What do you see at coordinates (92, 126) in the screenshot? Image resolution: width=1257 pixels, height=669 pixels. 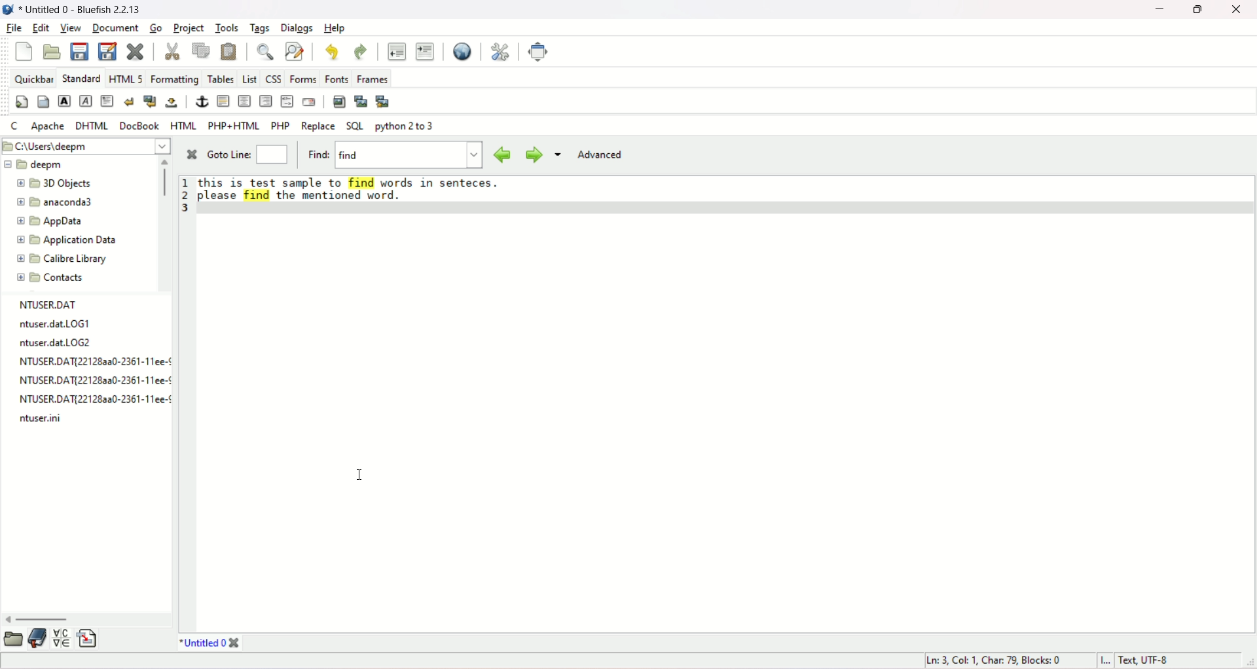 I see `DHTML` at bounding box center [92, 126].